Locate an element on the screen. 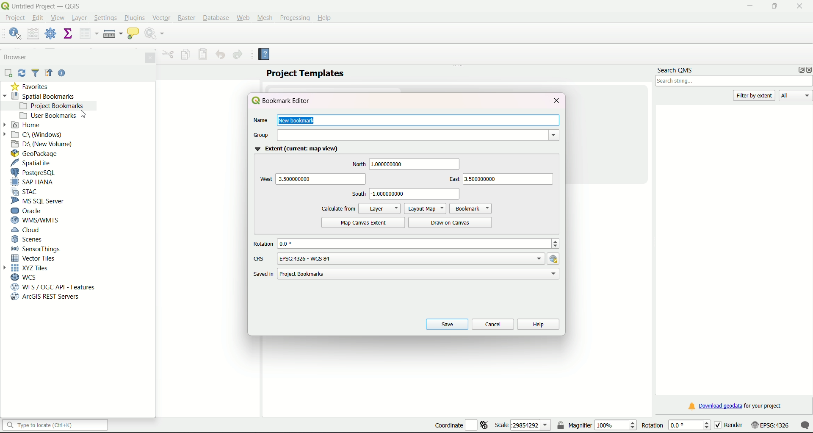 The image size is (813, 433). Layout Map is located at coordinates (426, 209).